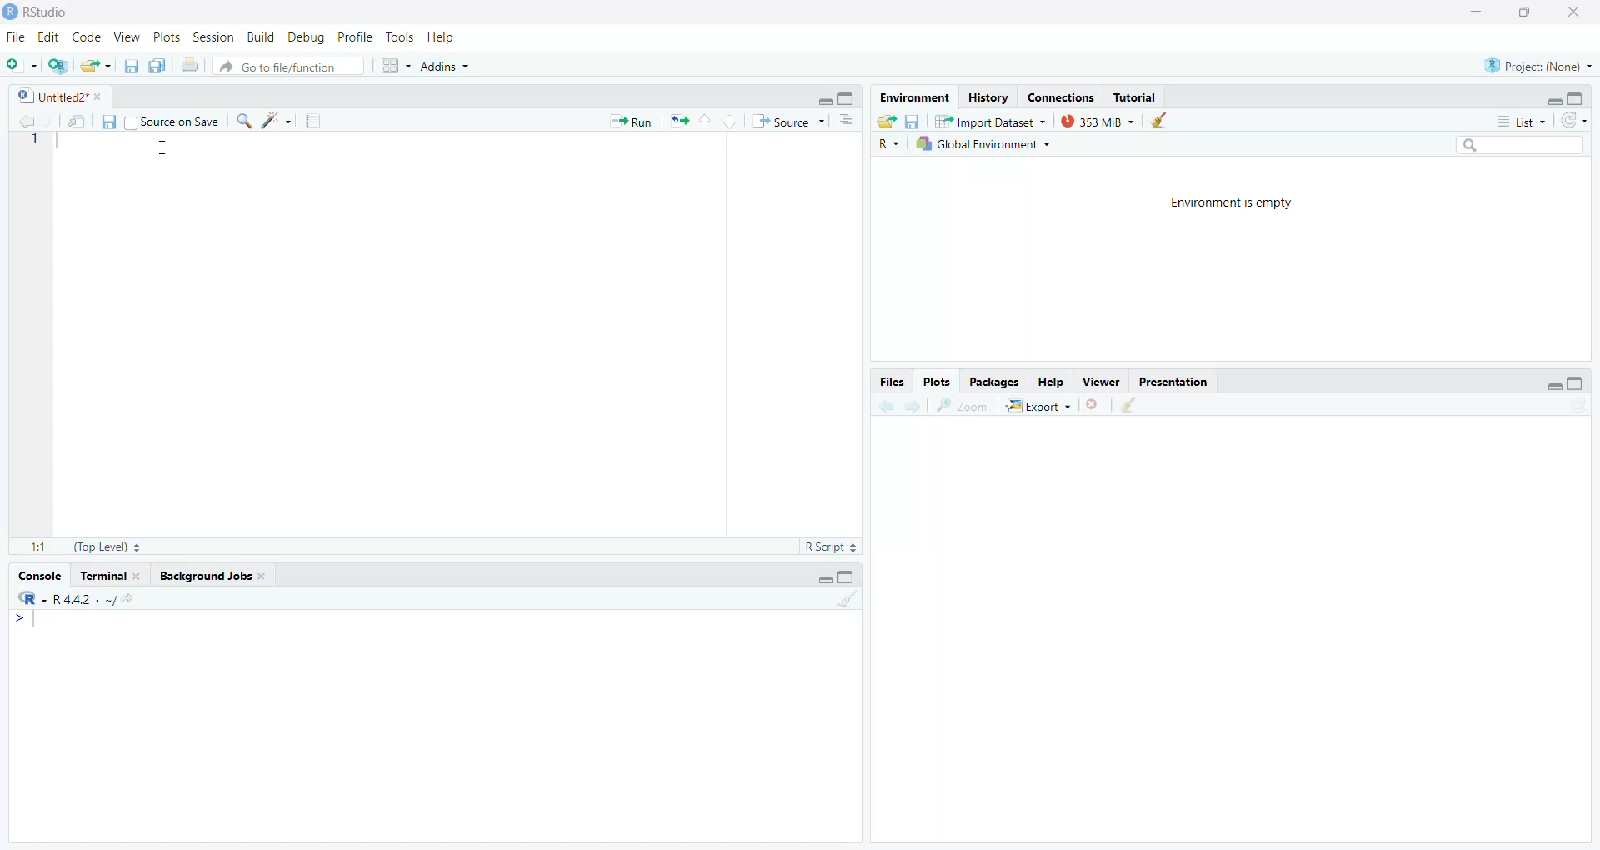  Describe the element at coordinates (852, 578) in the screenshot. I see `hide console` at that location.